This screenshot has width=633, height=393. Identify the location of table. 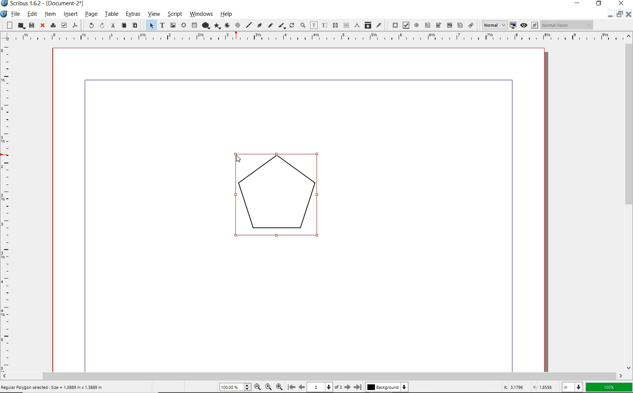
(195, 25).